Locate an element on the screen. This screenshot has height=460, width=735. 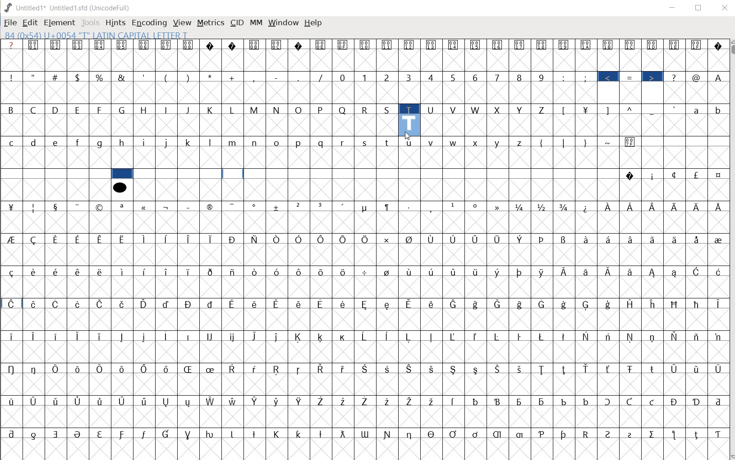
Symbol is located at coordinates (277, 370).